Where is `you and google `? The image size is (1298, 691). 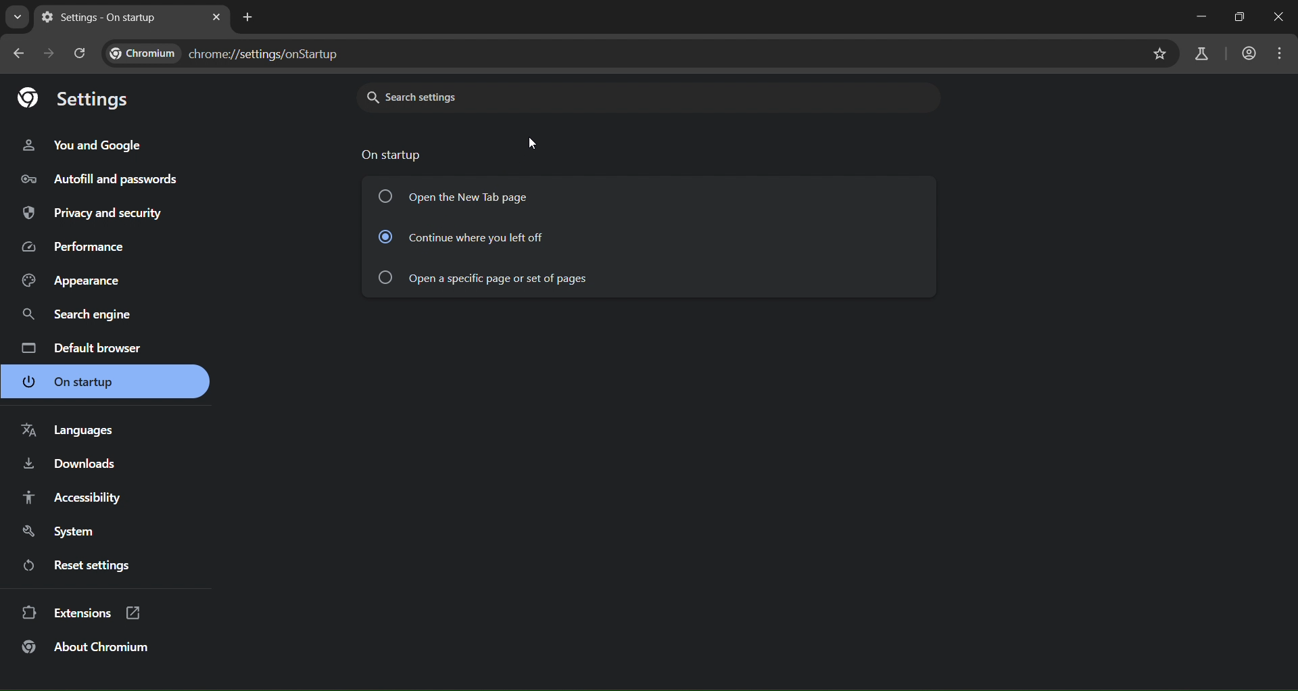 you and google  is located at coordinates (85, 147).